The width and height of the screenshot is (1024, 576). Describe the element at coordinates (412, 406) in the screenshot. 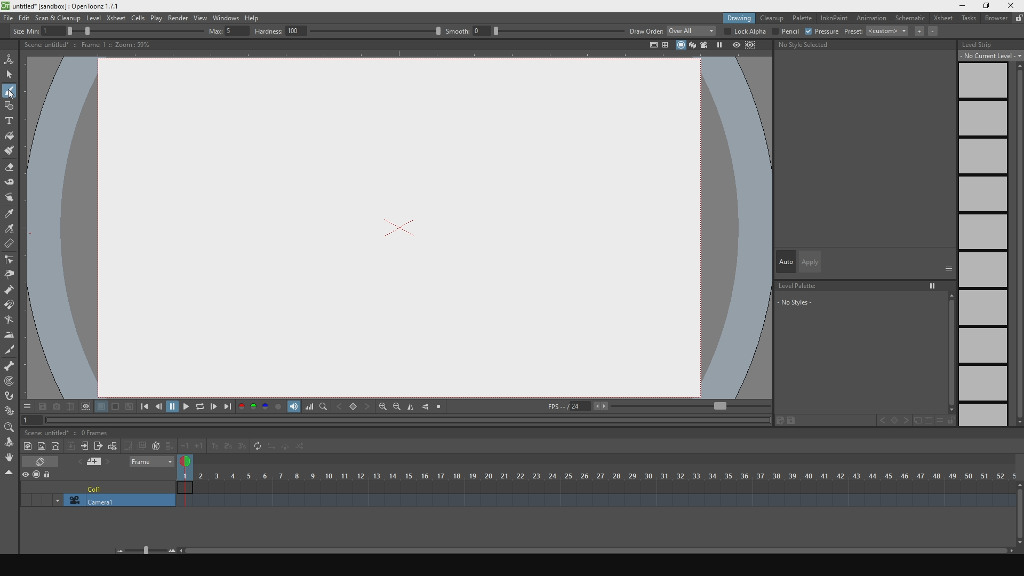

I see `align vertically` at that location.